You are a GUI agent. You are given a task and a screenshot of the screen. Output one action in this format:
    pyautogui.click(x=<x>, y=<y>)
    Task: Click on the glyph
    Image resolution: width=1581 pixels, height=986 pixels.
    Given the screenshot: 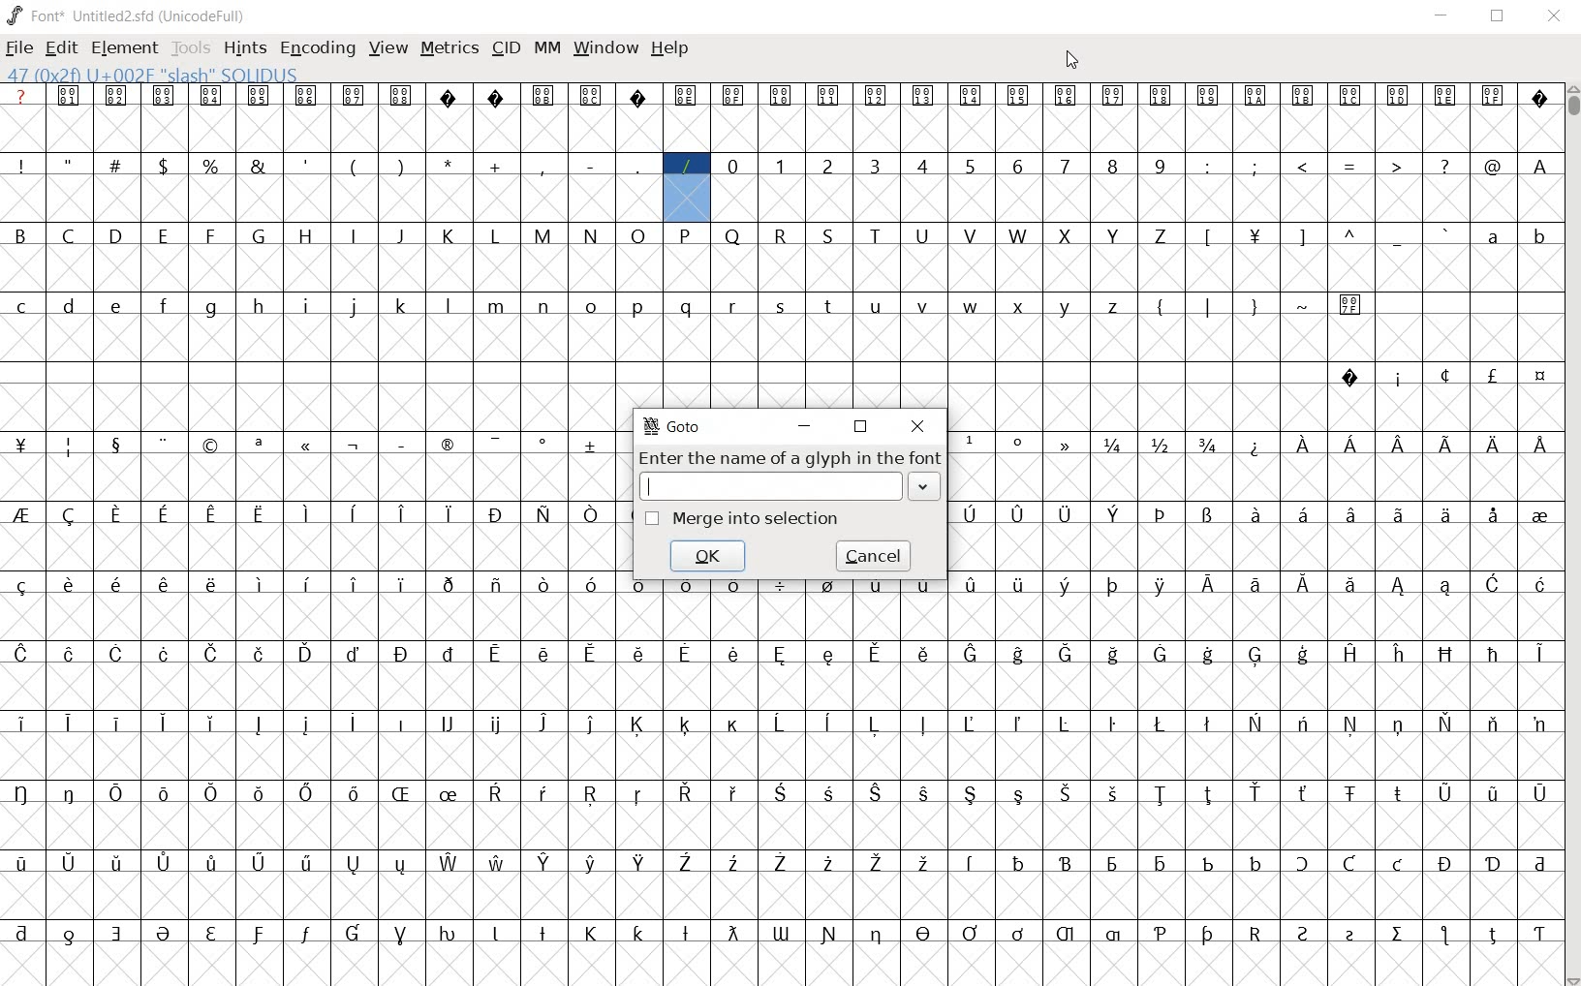 What is the action you would take?
    pyautogui.click(x=1445, y=445)
    